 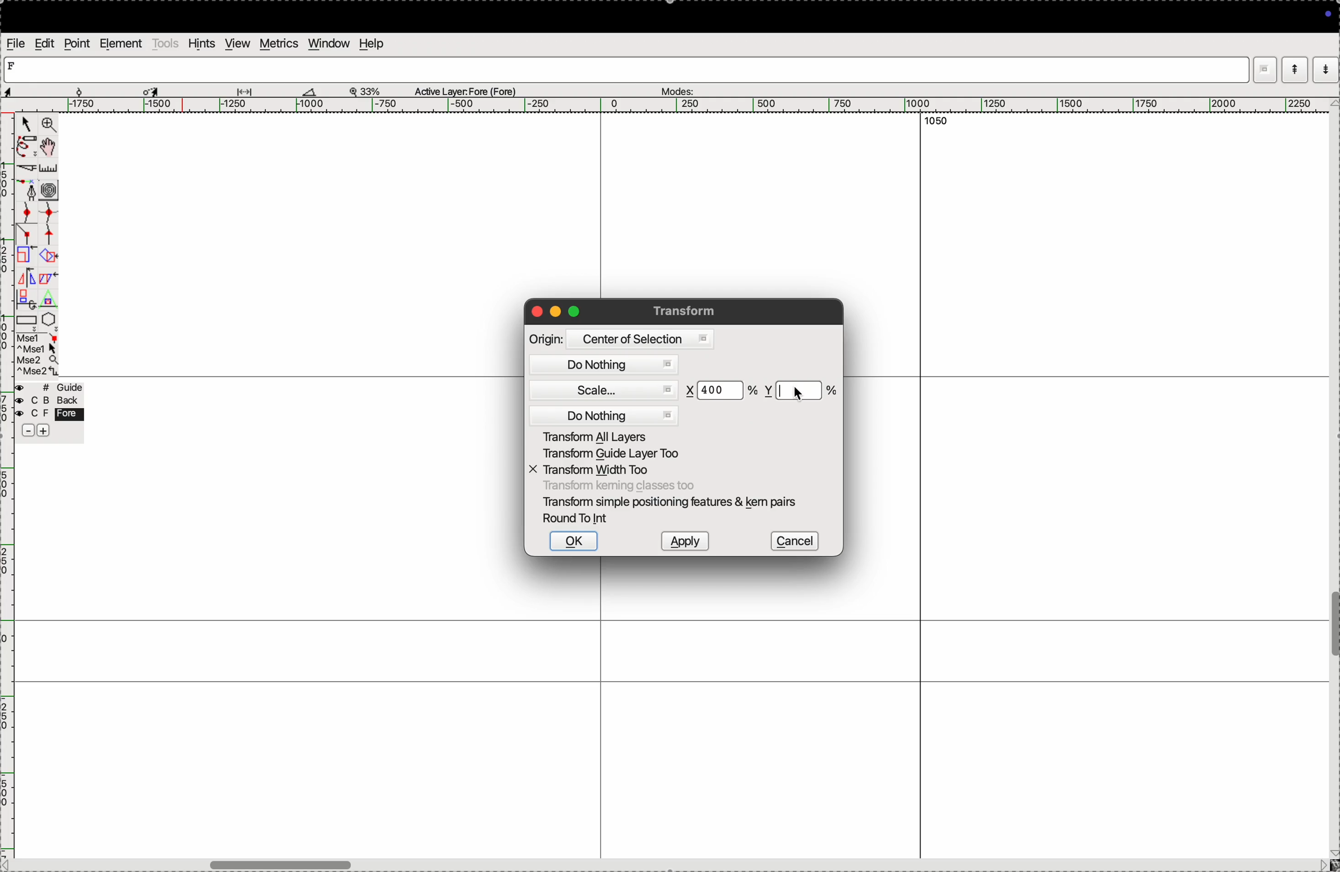 What do you see at coordinates (236, 43) in the screenshot?
I see `view` at bounding box center [236, 43].